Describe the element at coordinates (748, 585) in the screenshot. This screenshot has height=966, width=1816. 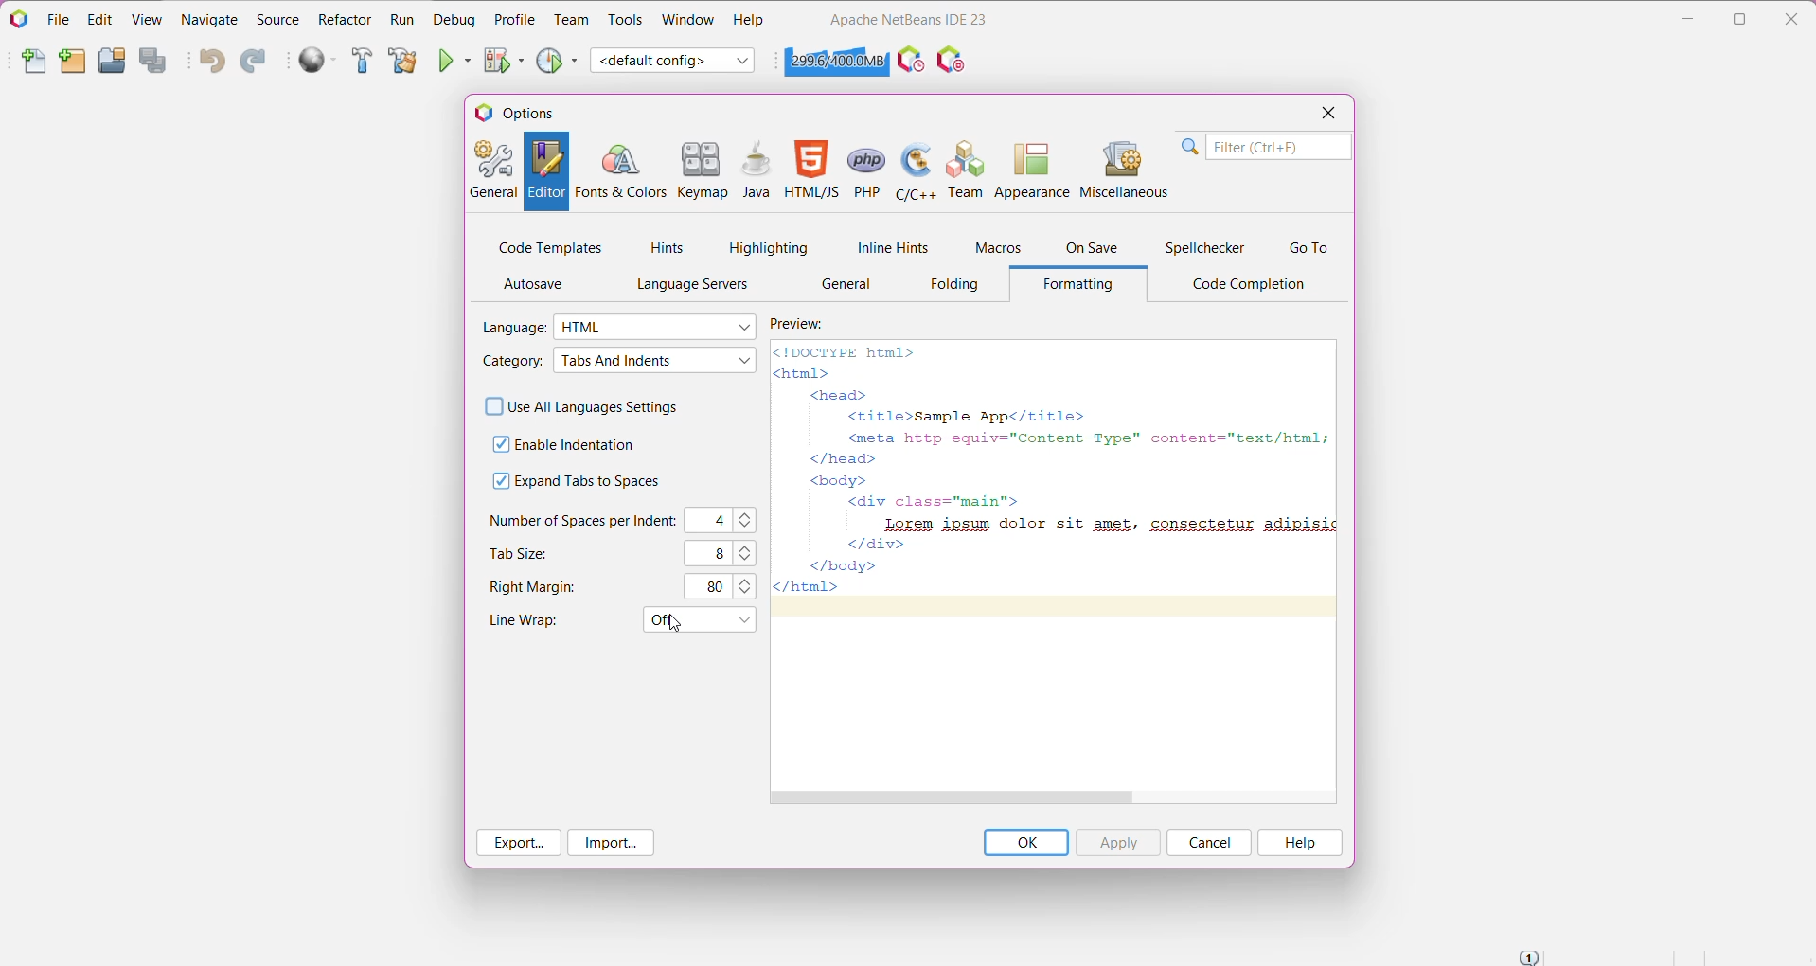
I see `Set the right margins` at that location.